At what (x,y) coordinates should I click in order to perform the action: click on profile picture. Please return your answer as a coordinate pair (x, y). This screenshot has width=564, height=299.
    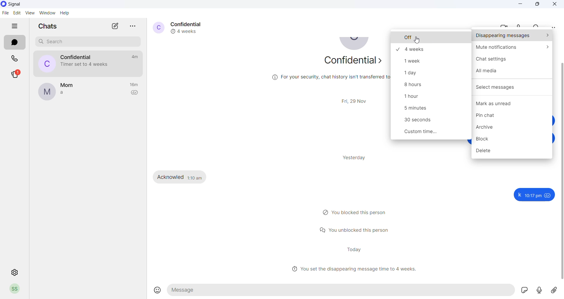
    Looking at the image, I should click on (355, 45).